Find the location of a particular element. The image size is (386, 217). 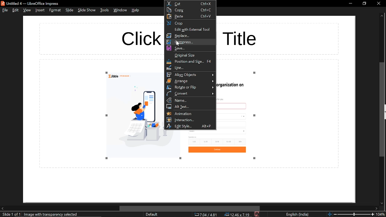

ctrl+X is located at coordinates (207, 3).